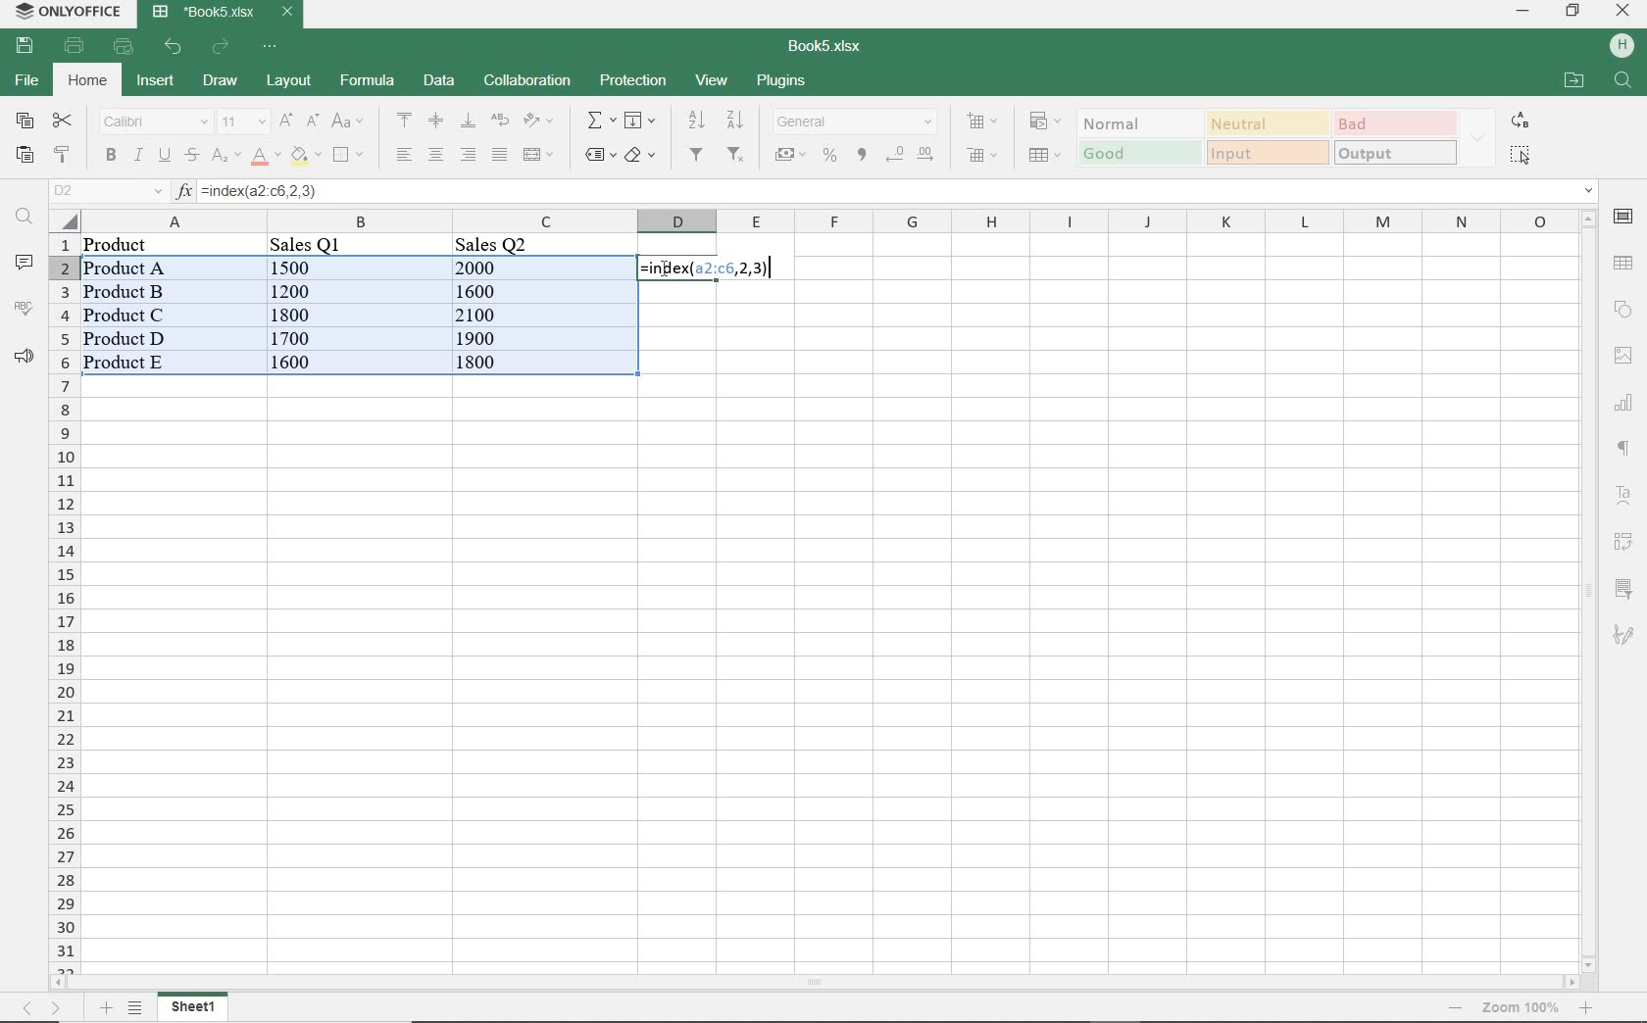  I want to click on named ranges, so click(598, 154).